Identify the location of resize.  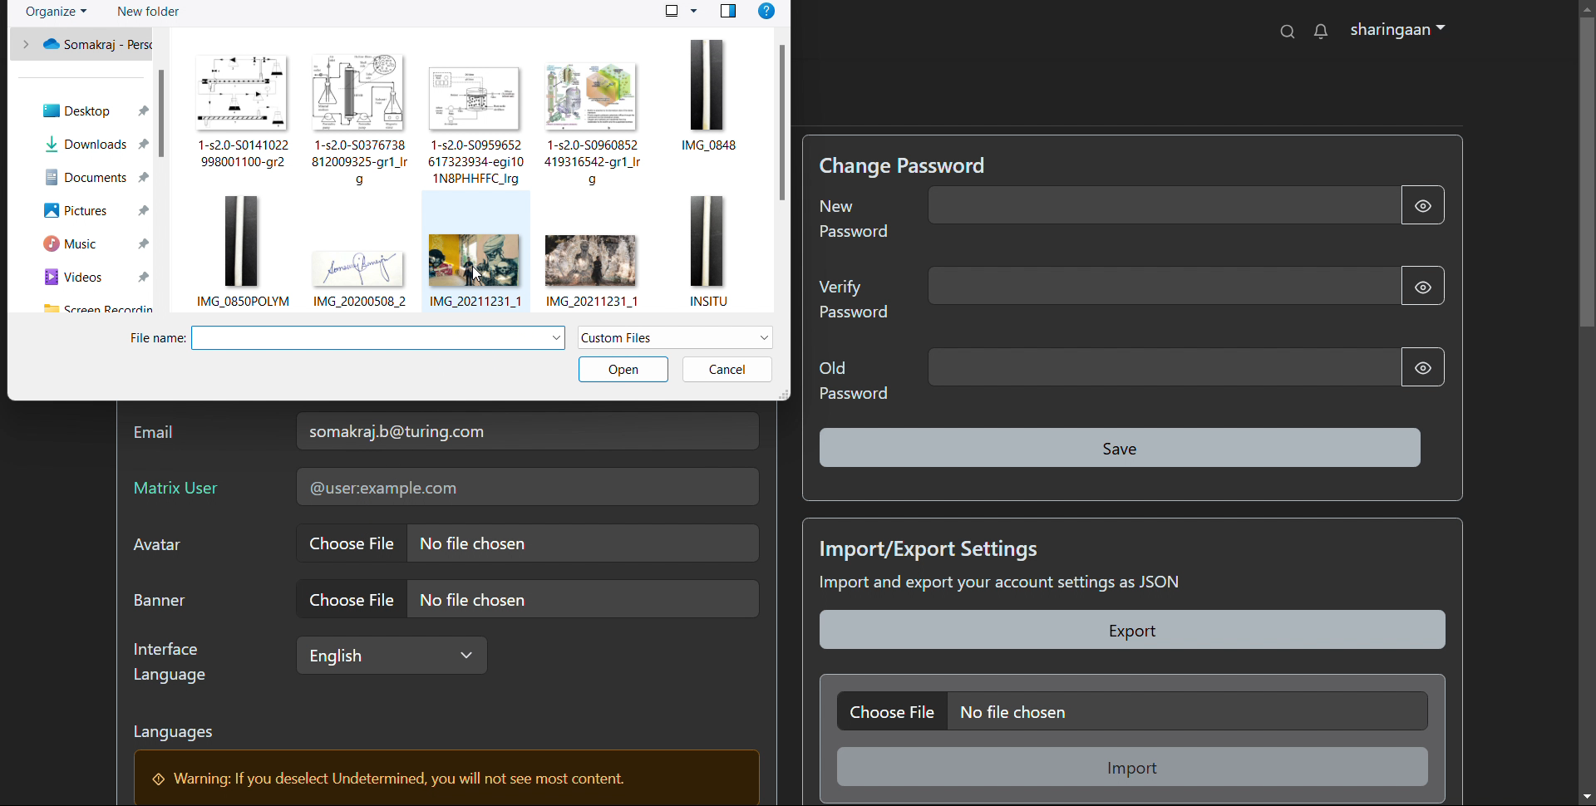
(783, 394).